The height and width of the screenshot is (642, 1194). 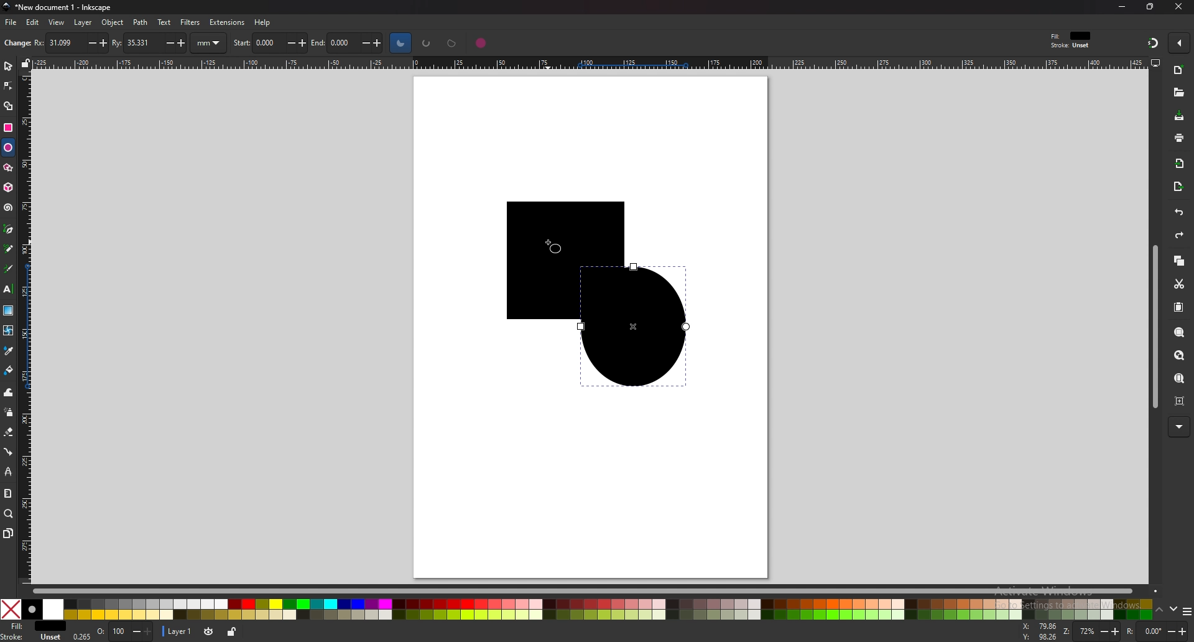 I want to click on file, so click(x=12, y=22).